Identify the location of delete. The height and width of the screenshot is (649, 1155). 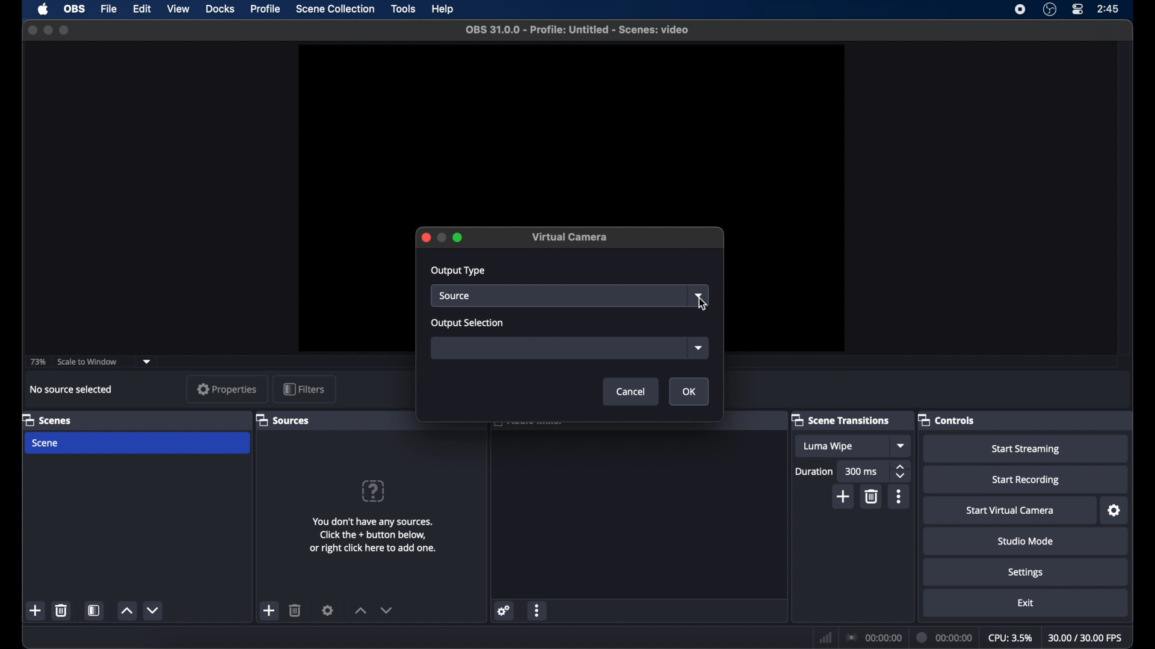
(295, 609).